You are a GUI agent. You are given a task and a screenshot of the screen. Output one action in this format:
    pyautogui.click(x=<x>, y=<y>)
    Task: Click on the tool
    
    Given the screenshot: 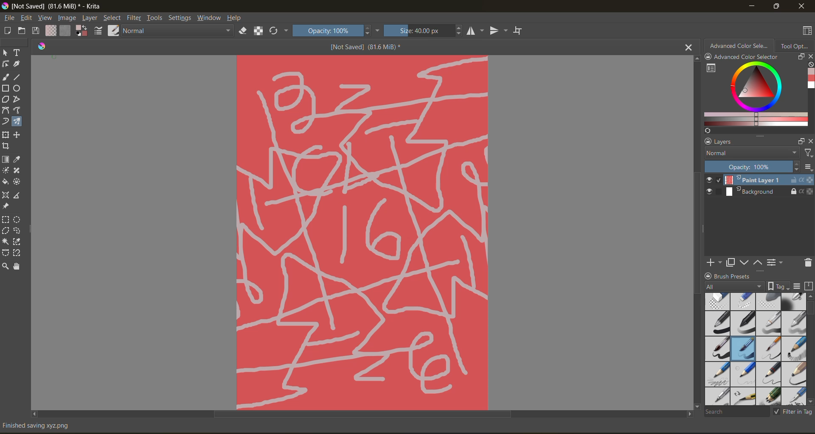 What is the action you would take?
    pyautogui.click(x=6, y=146)
    